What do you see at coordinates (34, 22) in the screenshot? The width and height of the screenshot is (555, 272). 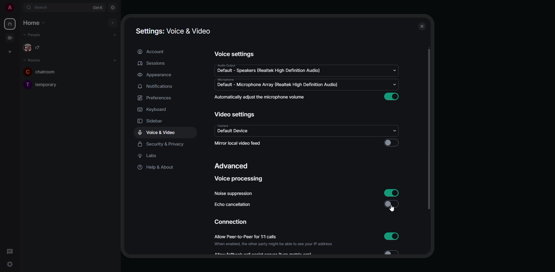 I see `home` at bounding box center [34, 22].